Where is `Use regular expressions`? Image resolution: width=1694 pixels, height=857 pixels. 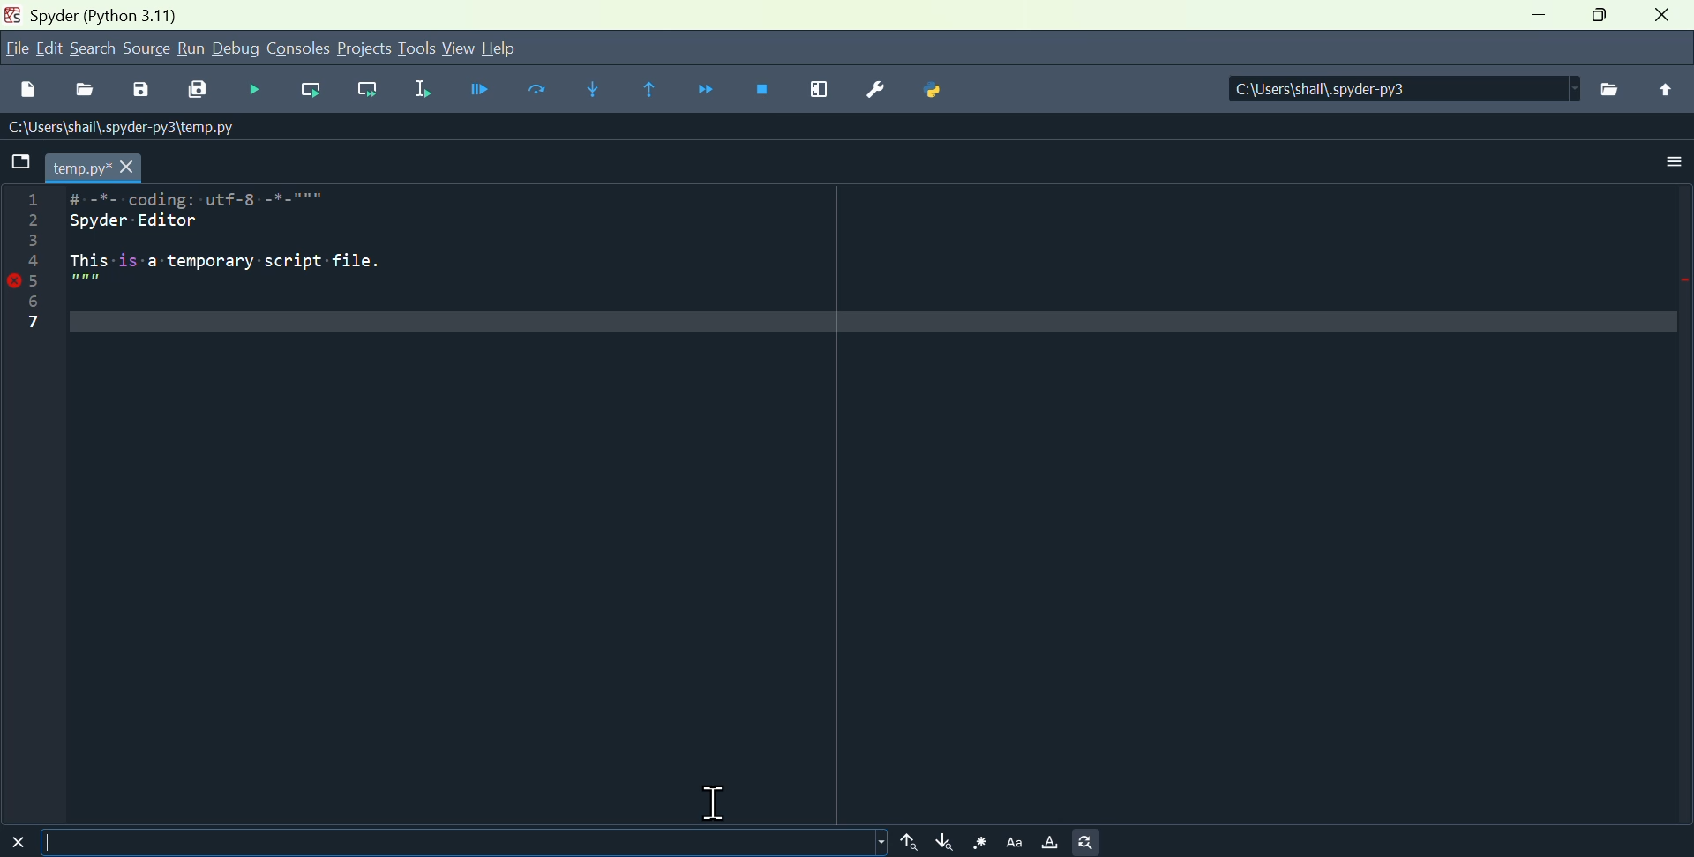 Use regular expressions is located at coordinates (977, 842).